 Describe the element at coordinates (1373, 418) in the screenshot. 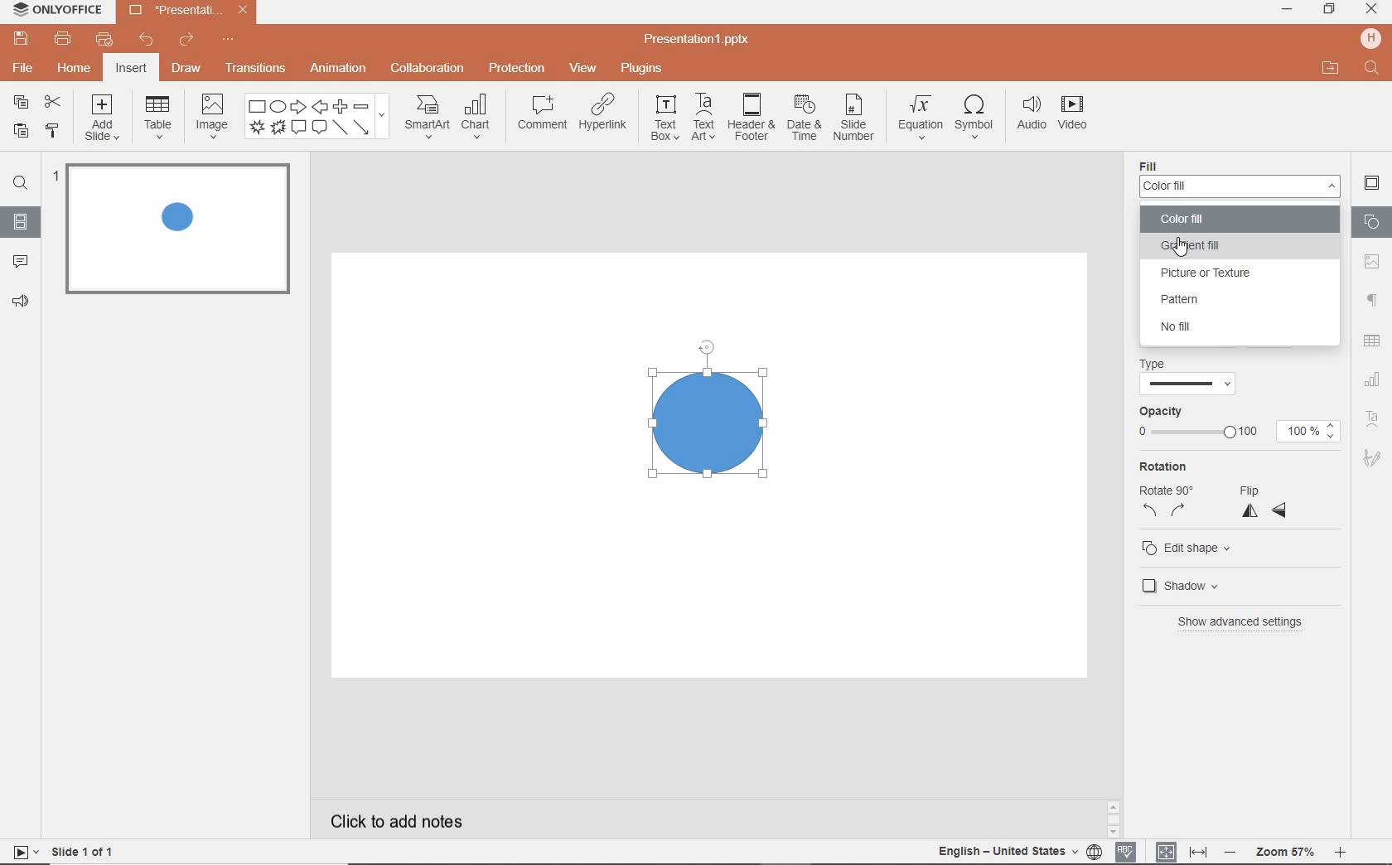

I see `text art` at that location.